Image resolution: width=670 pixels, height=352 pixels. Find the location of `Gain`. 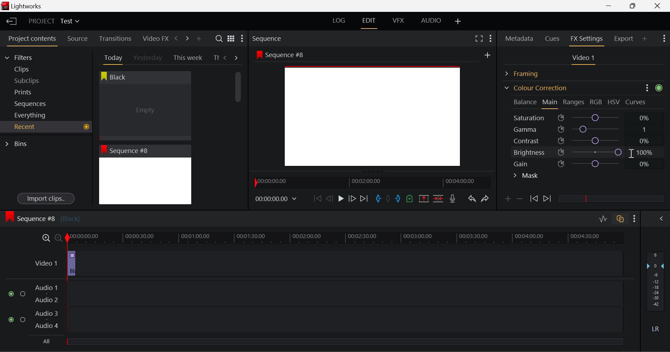

Gain is located at coordinates (590, 162).